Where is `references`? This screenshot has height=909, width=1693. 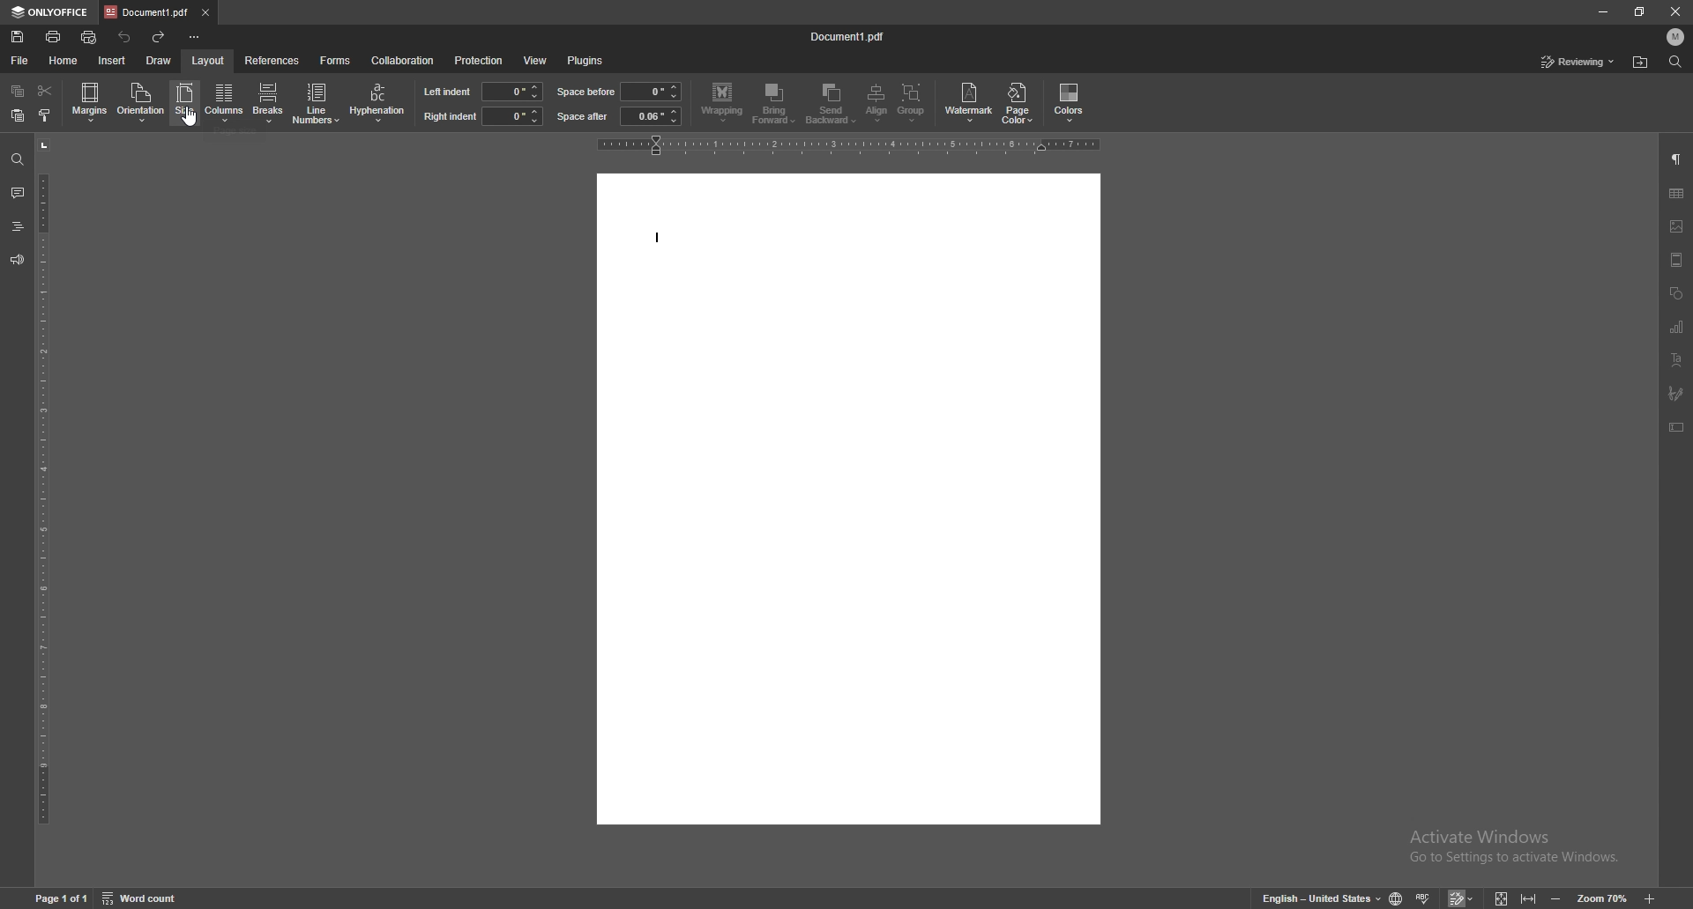
references is located at coordinates (272, 59).